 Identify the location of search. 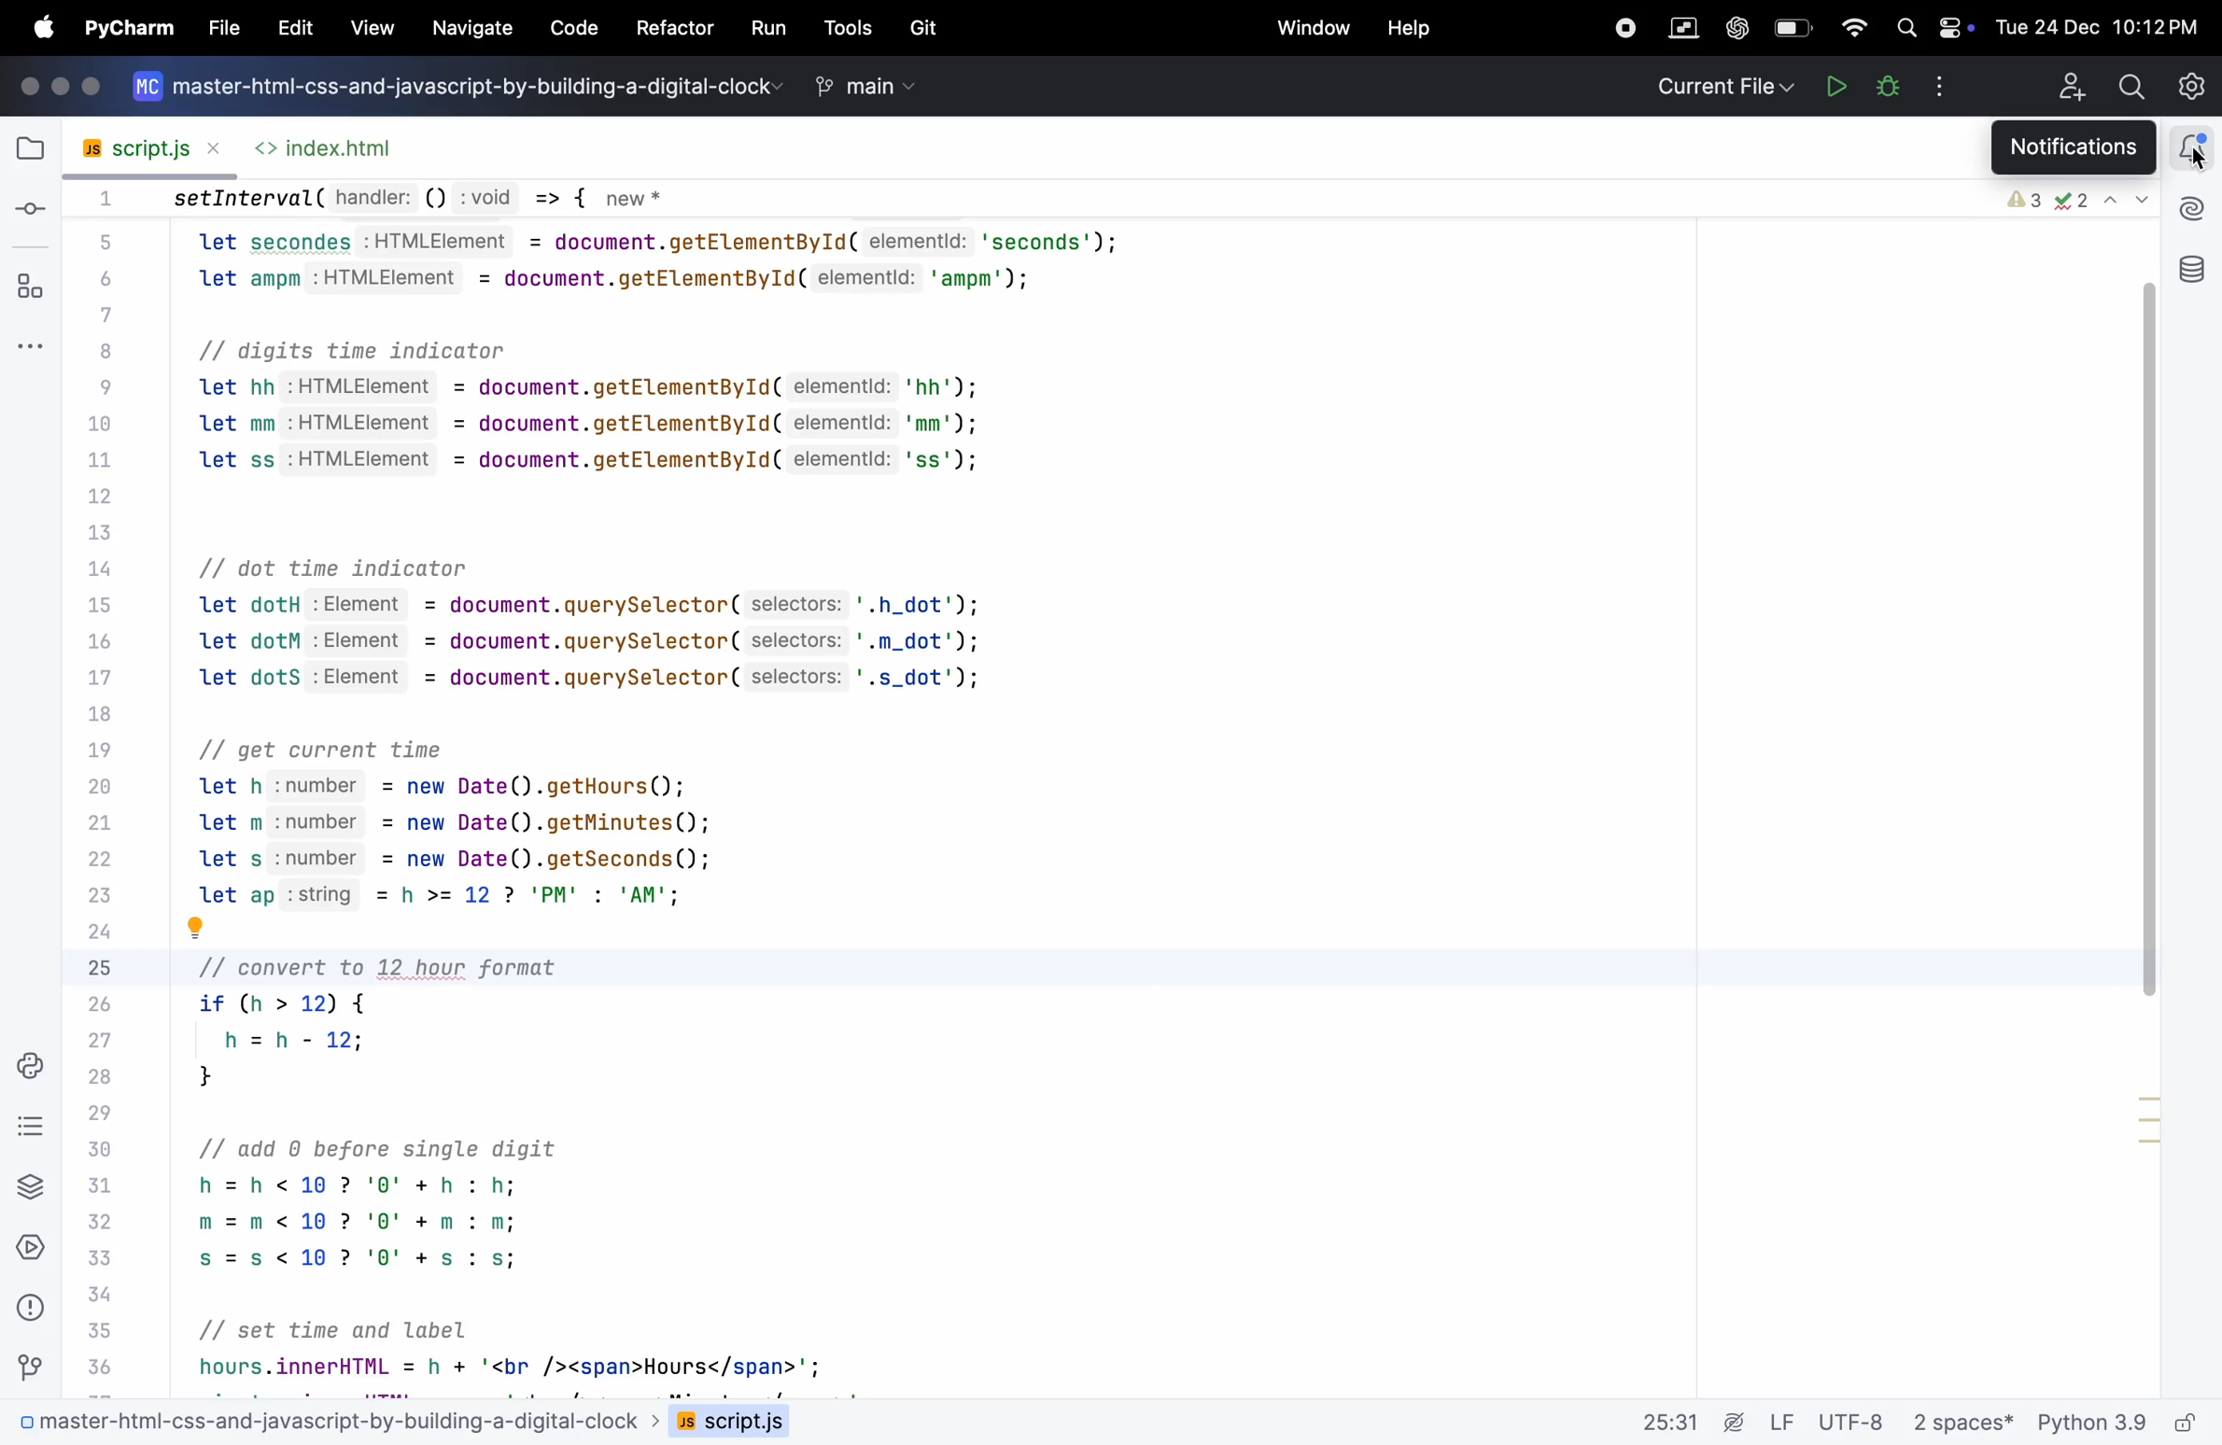
(2127, 86).